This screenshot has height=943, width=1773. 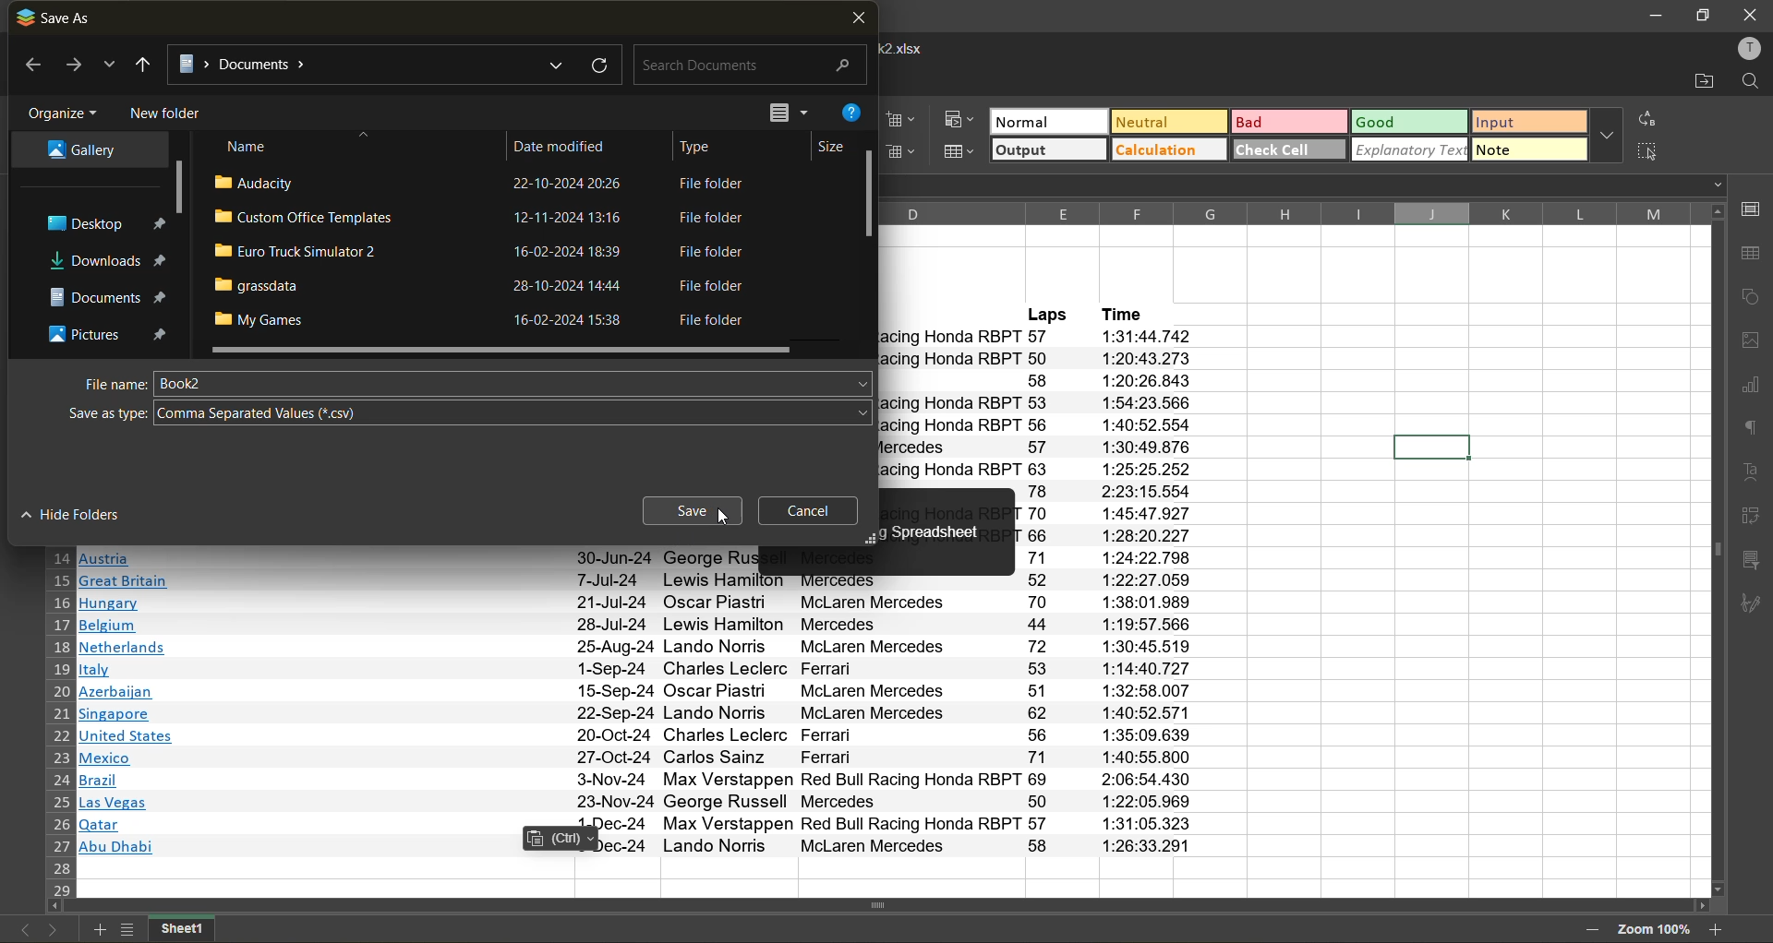 I want to click on next, so click(x=72, y=66).